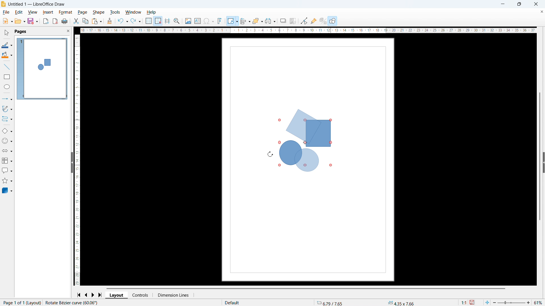  What do you see at coordinates (82, 12) in the screenshot?
I see `page ` at bounding box center [82, 12].